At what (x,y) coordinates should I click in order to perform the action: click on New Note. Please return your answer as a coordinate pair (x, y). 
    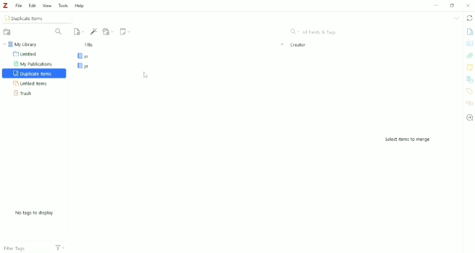
    Looking at the image, I should click on (126, 31).